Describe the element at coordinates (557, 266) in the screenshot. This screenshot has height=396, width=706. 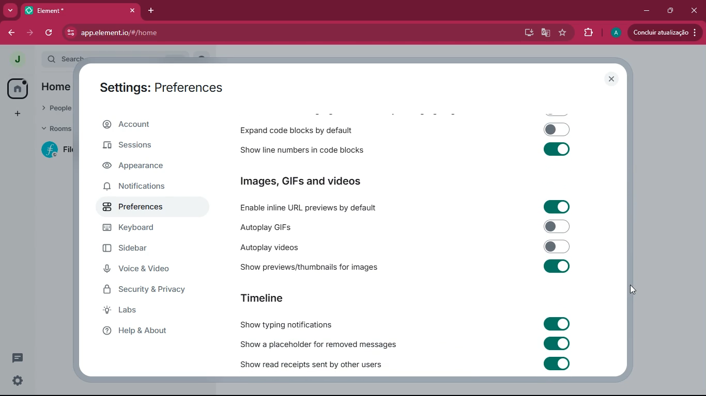
I see `toggle on/off` at that location.